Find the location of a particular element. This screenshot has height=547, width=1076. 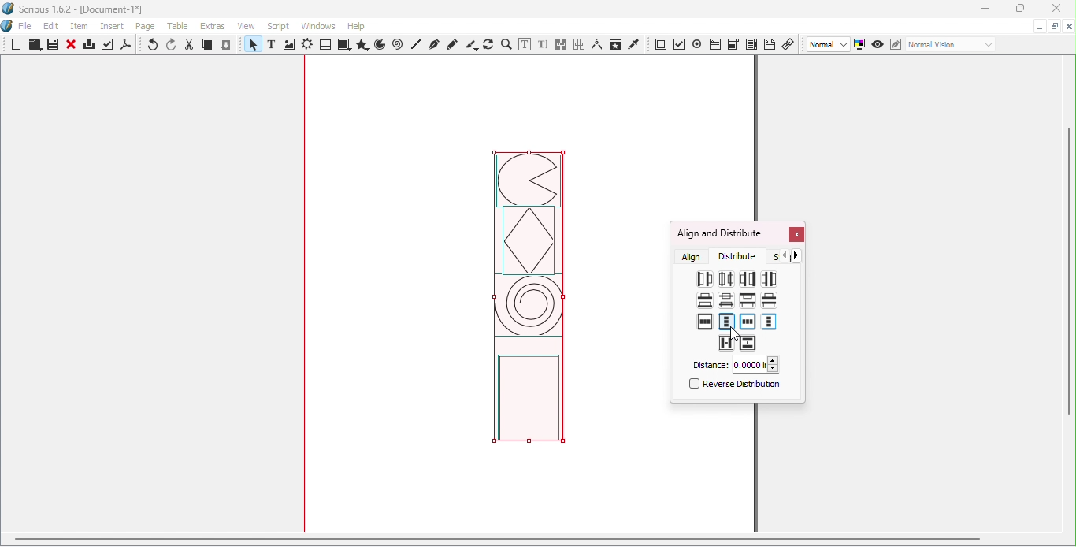

Table is located at coordinates (180, 27).